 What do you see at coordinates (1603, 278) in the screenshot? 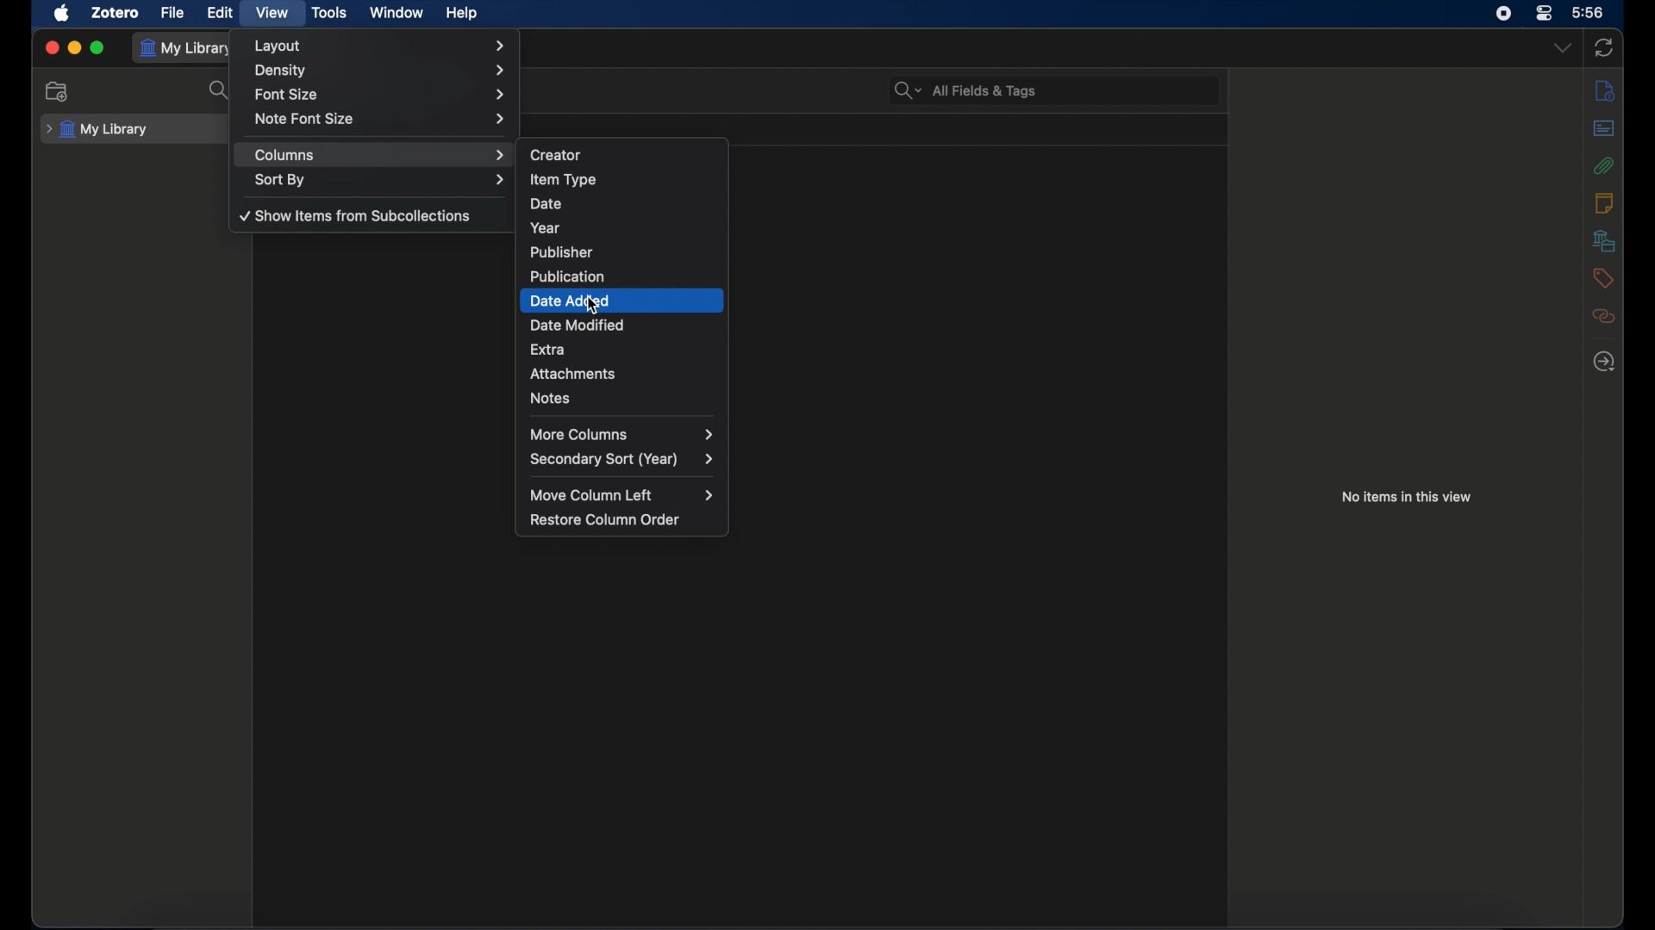
I see `tags` at bounding box center [1603, 278].